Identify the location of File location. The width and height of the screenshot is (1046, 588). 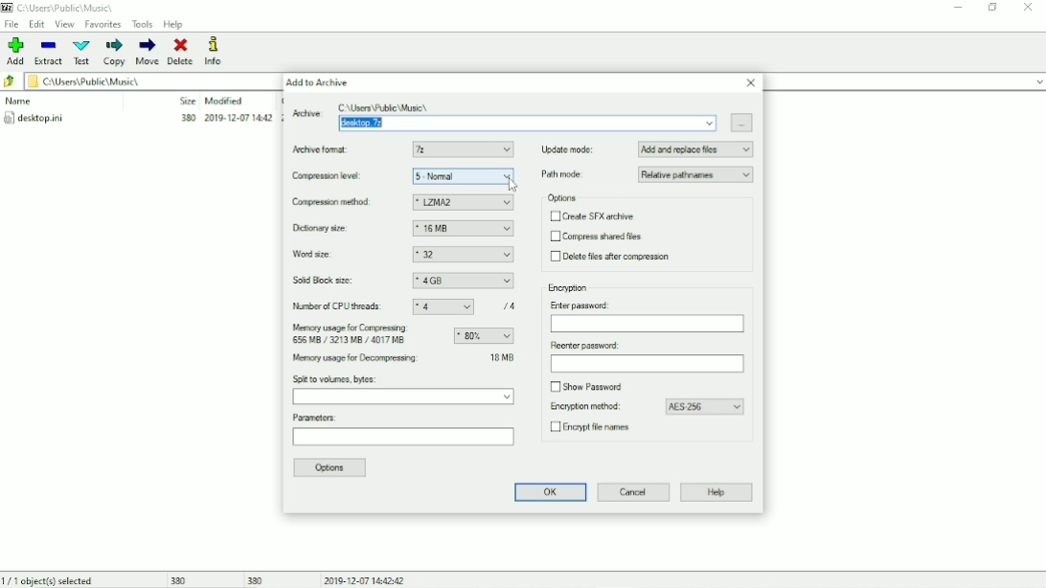
(137, 80).